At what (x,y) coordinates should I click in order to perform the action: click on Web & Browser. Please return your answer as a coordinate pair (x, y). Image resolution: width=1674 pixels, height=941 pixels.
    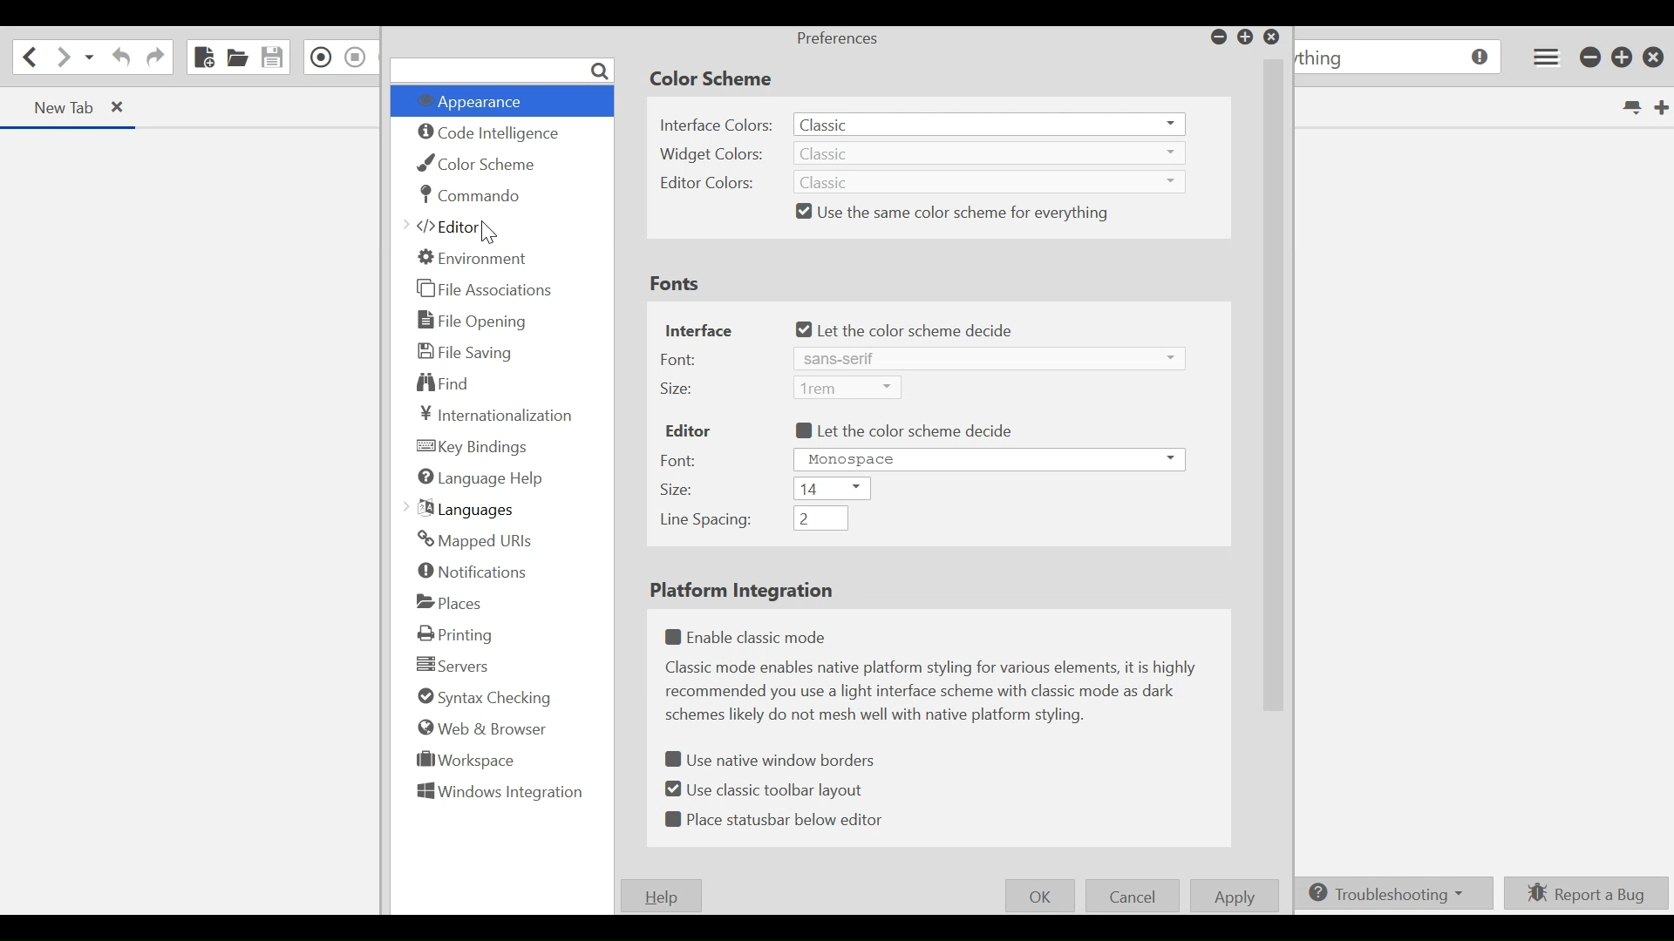
    Looking at the image, I should click on (480, 728).